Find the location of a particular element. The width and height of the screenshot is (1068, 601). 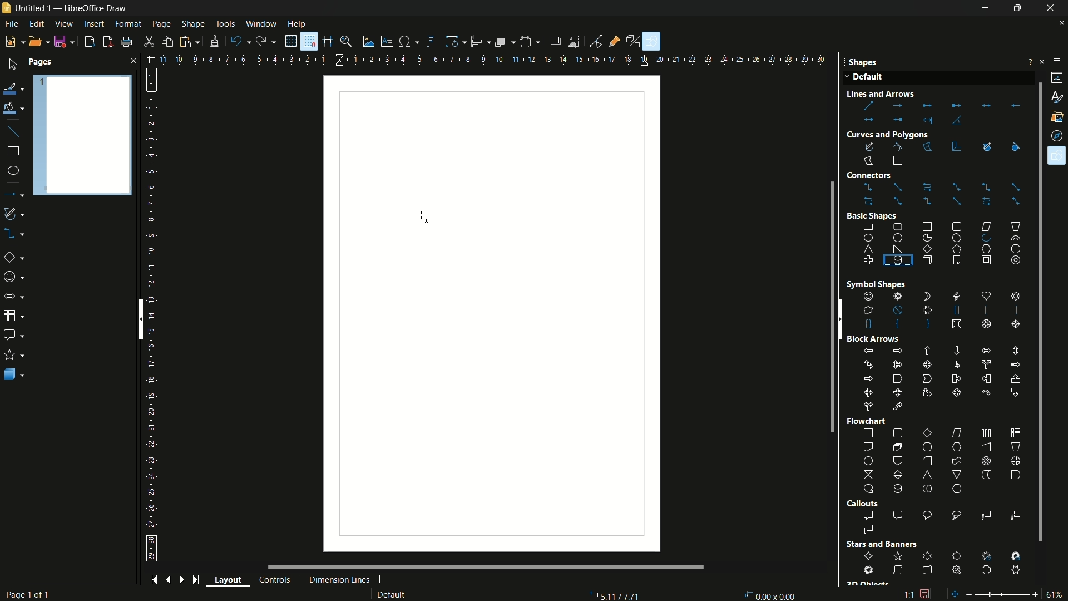

zoom factor is located at coordinates (1057, 594).